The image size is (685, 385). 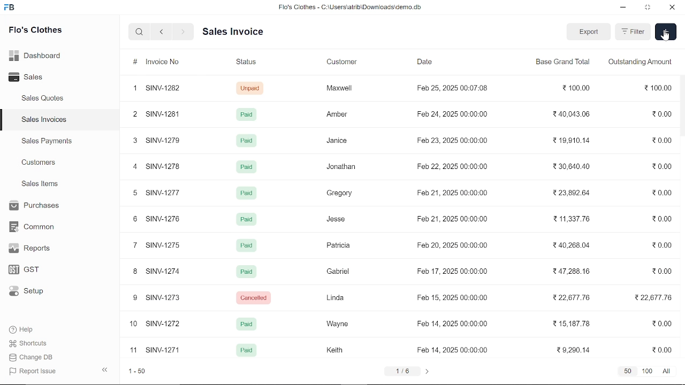 What do you see at coordinates (402, 192) in the screenshot?
I see `5 SINV-1277 Pad Gregory Feb 21, 2025 00:00:00 2389264 20.00` at bounding box center [402, 192].